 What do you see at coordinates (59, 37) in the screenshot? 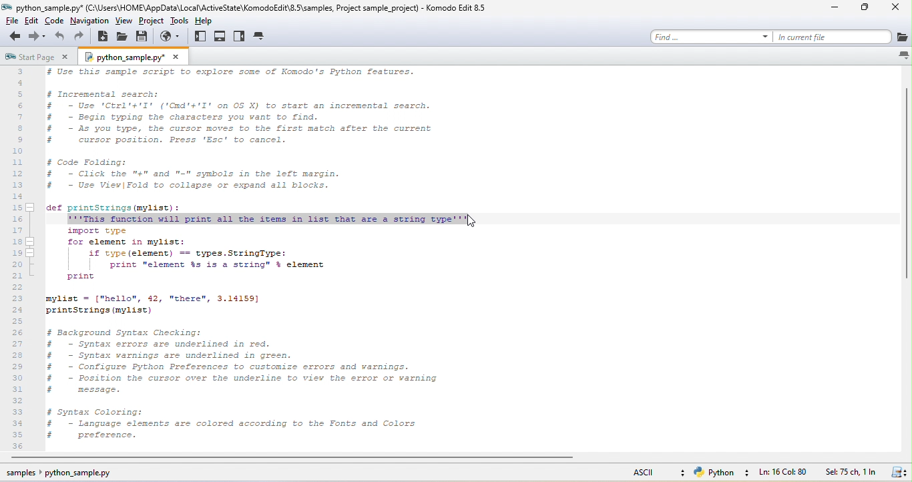
I see `undo` at bounding box center [59, 37].